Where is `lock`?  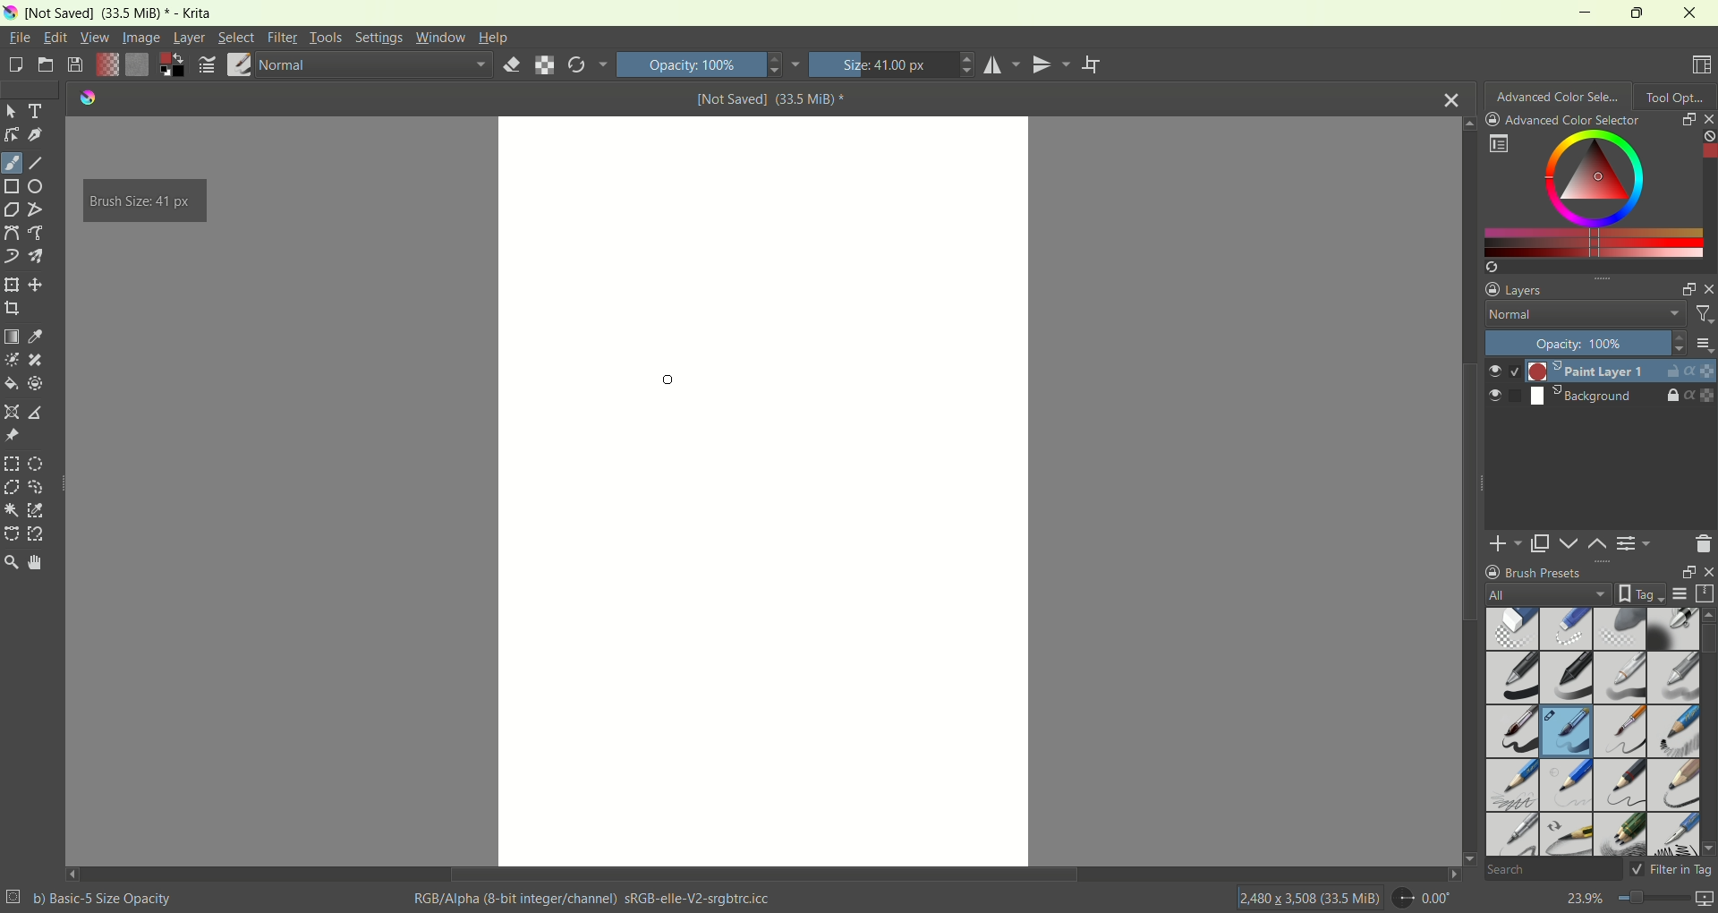
lock is located at coordinates (1672, 397).